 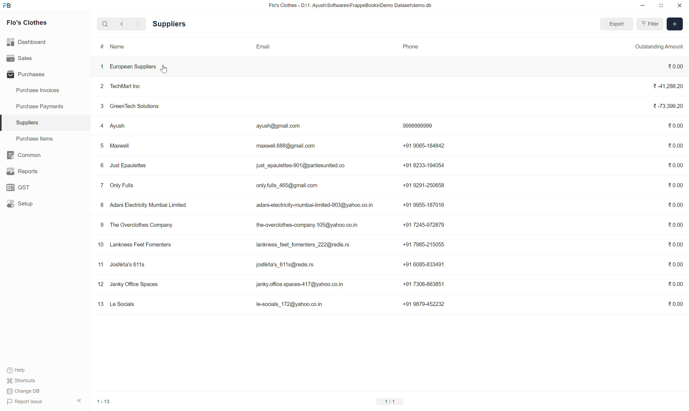 I want to click on 12, so click(x=98, y=284).